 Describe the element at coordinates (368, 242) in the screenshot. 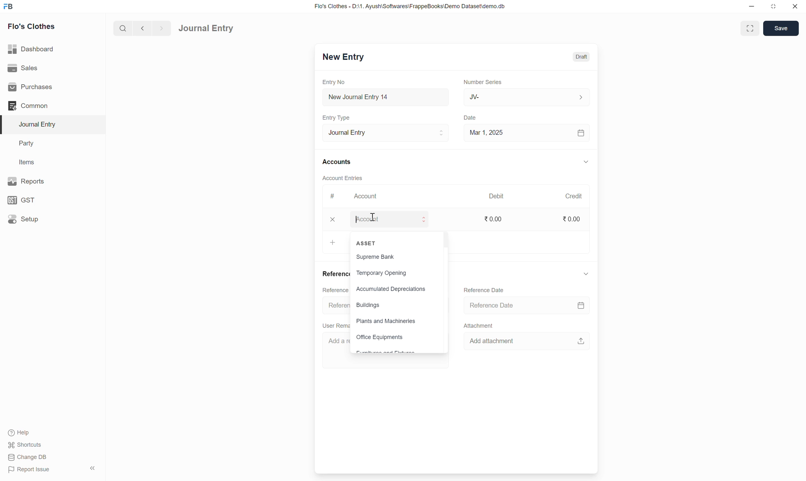

I see `ASSET` at that location.